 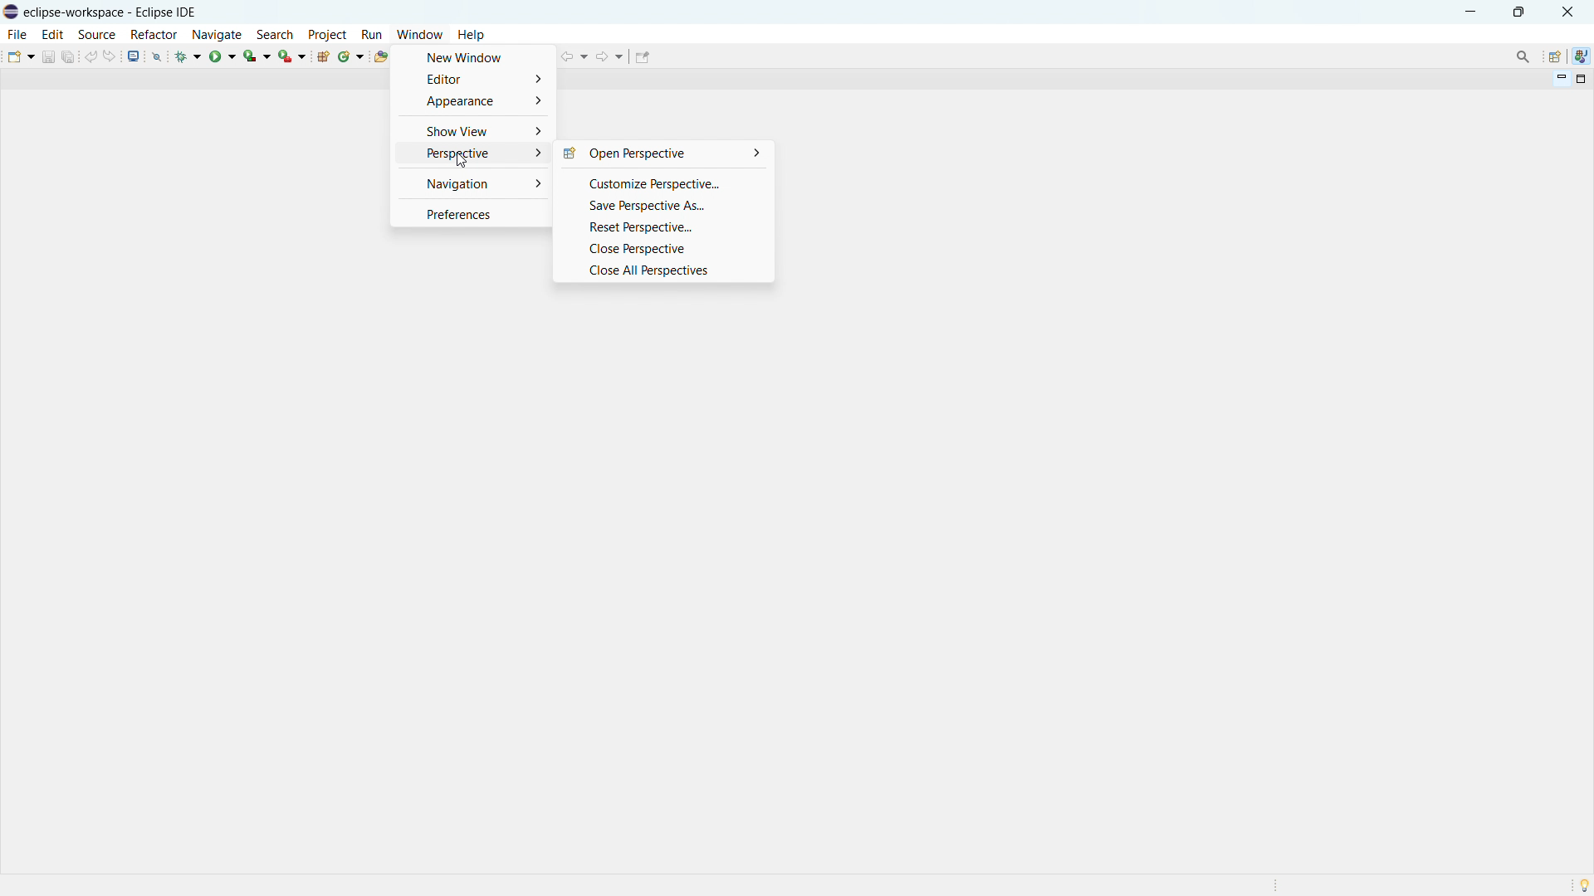 What do you see at coordinates (471, 101) in the screenshot?
I see `appearance` at bounding box center [471, 101].